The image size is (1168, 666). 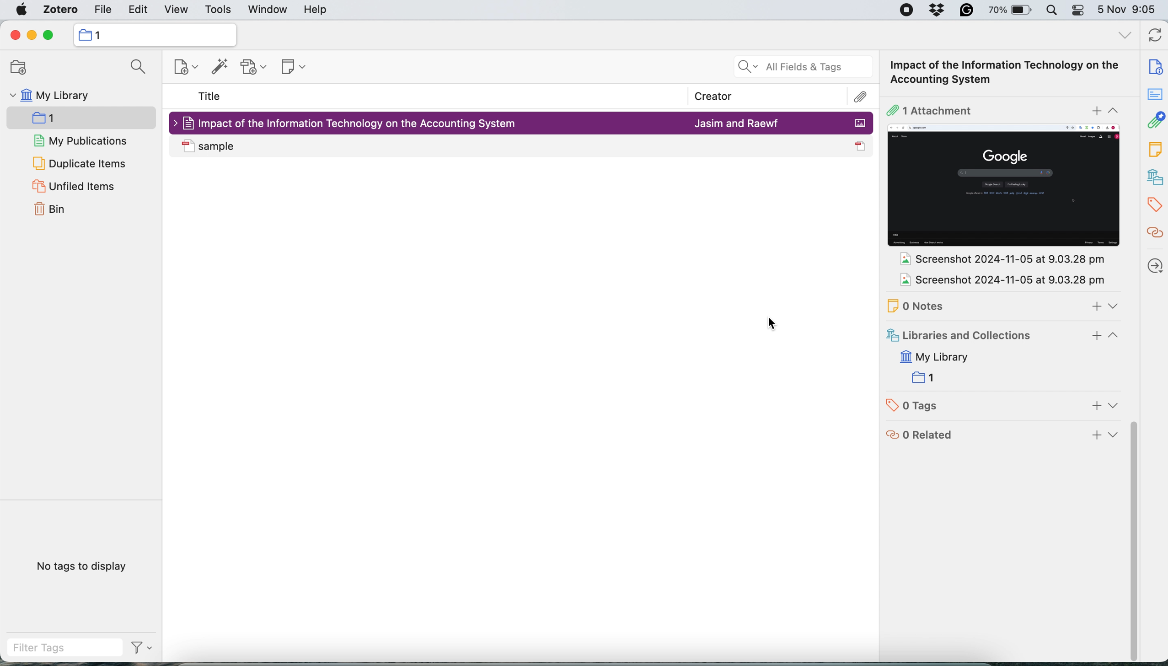 I want to click on related, so click(x=1154, y=121).